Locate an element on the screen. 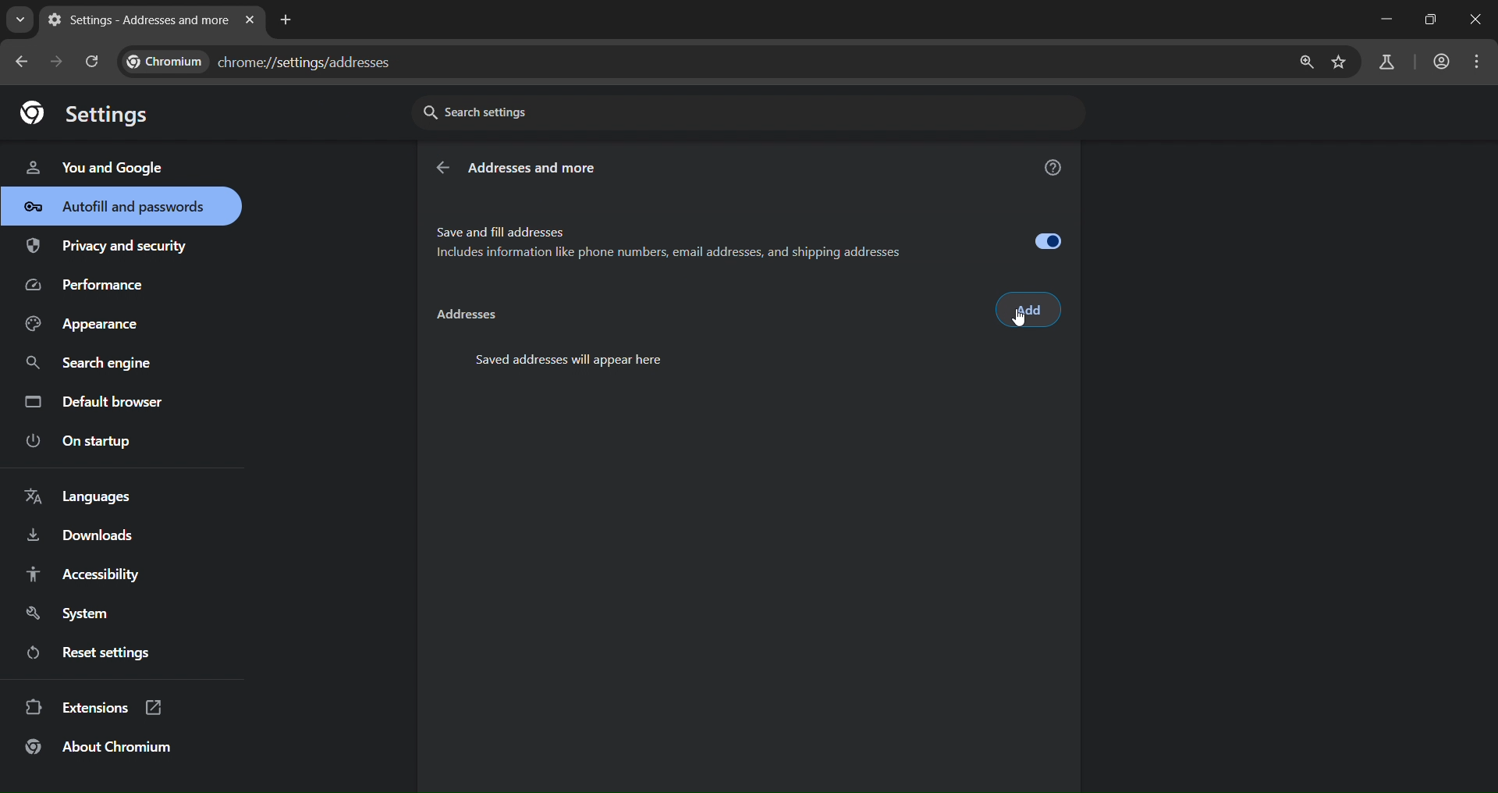 Image resolution: width=1498 pixels, height=793 pixels. zoom is located at coordinates (1302, 62).